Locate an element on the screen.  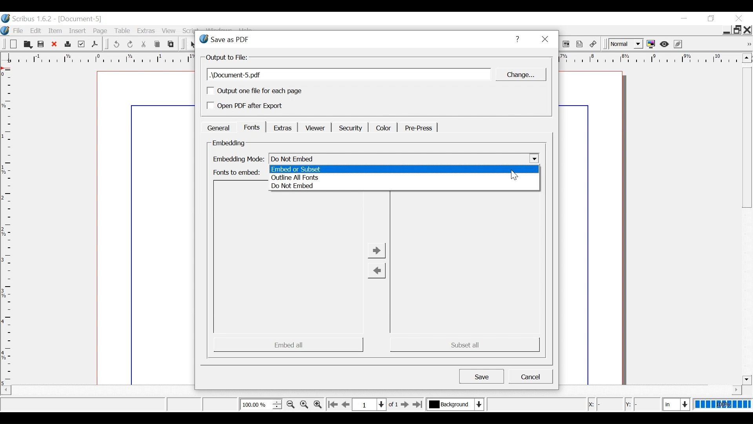
Extras is located at coordinates (146, 31).